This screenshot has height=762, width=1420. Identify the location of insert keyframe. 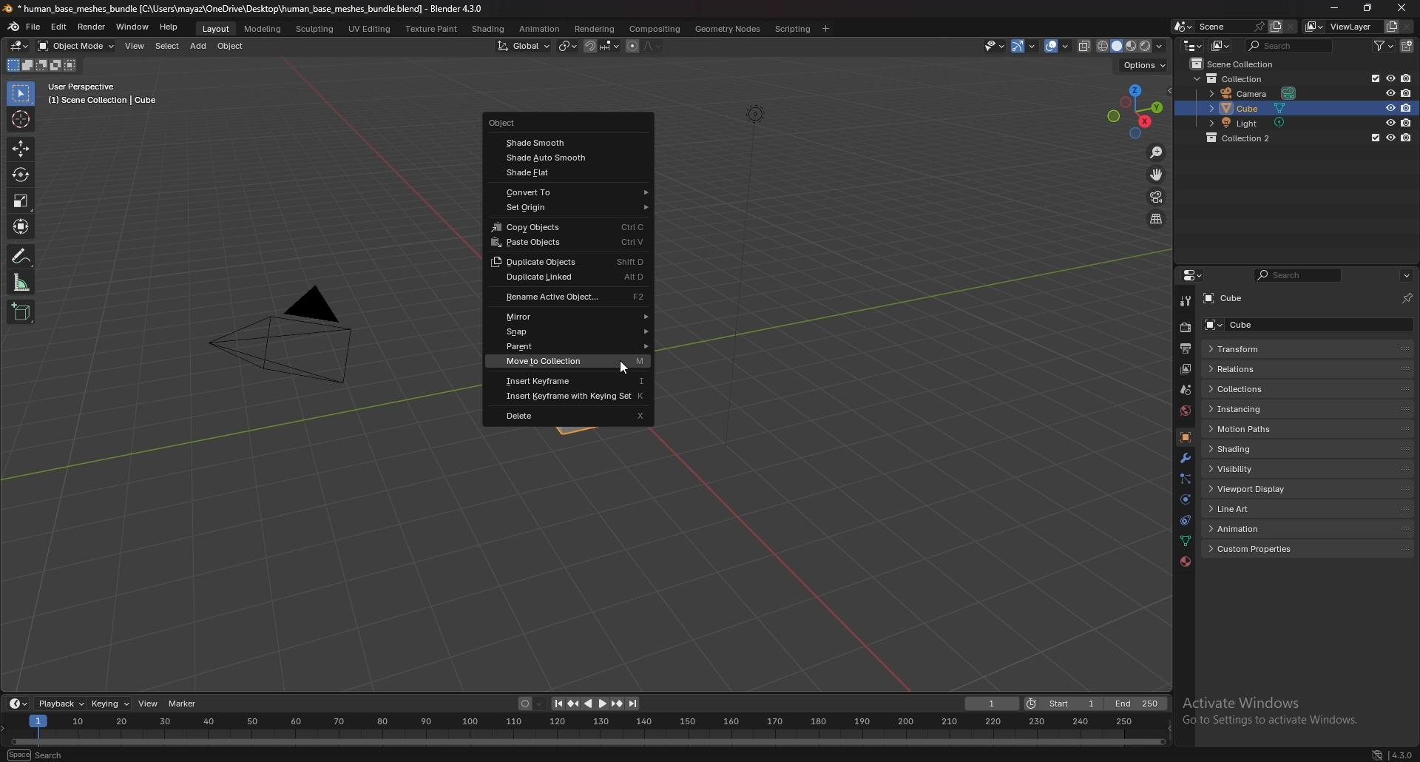
(570, 380).